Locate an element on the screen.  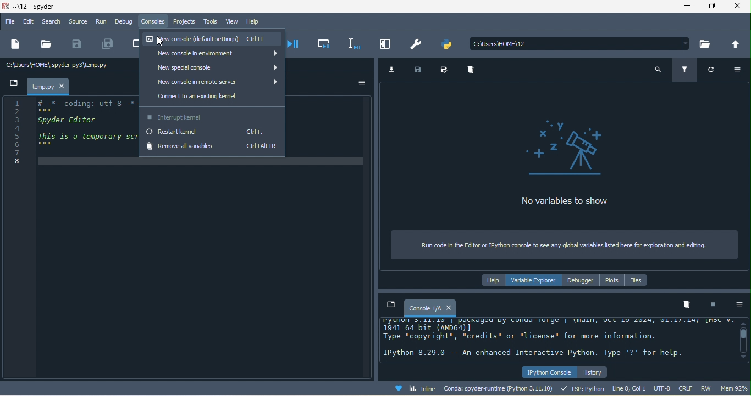
open is located at coordinates (46, 46).